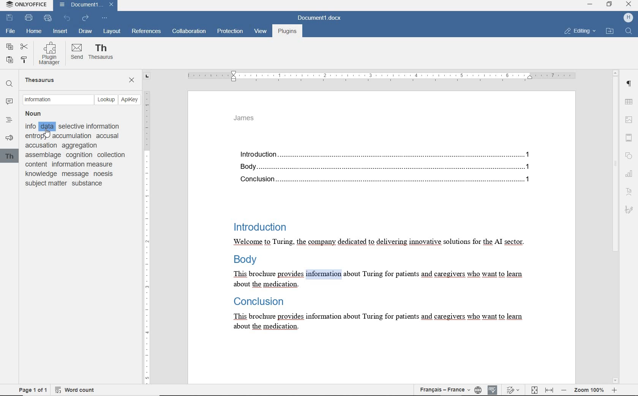 The image size is (638, 396). I want to click on SAVE, so click(10, 18).